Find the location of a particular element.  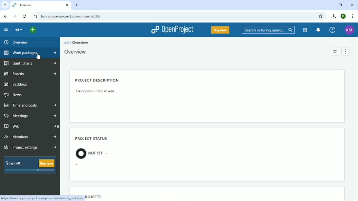

Add to favorites is located at coordinates (335, 51).